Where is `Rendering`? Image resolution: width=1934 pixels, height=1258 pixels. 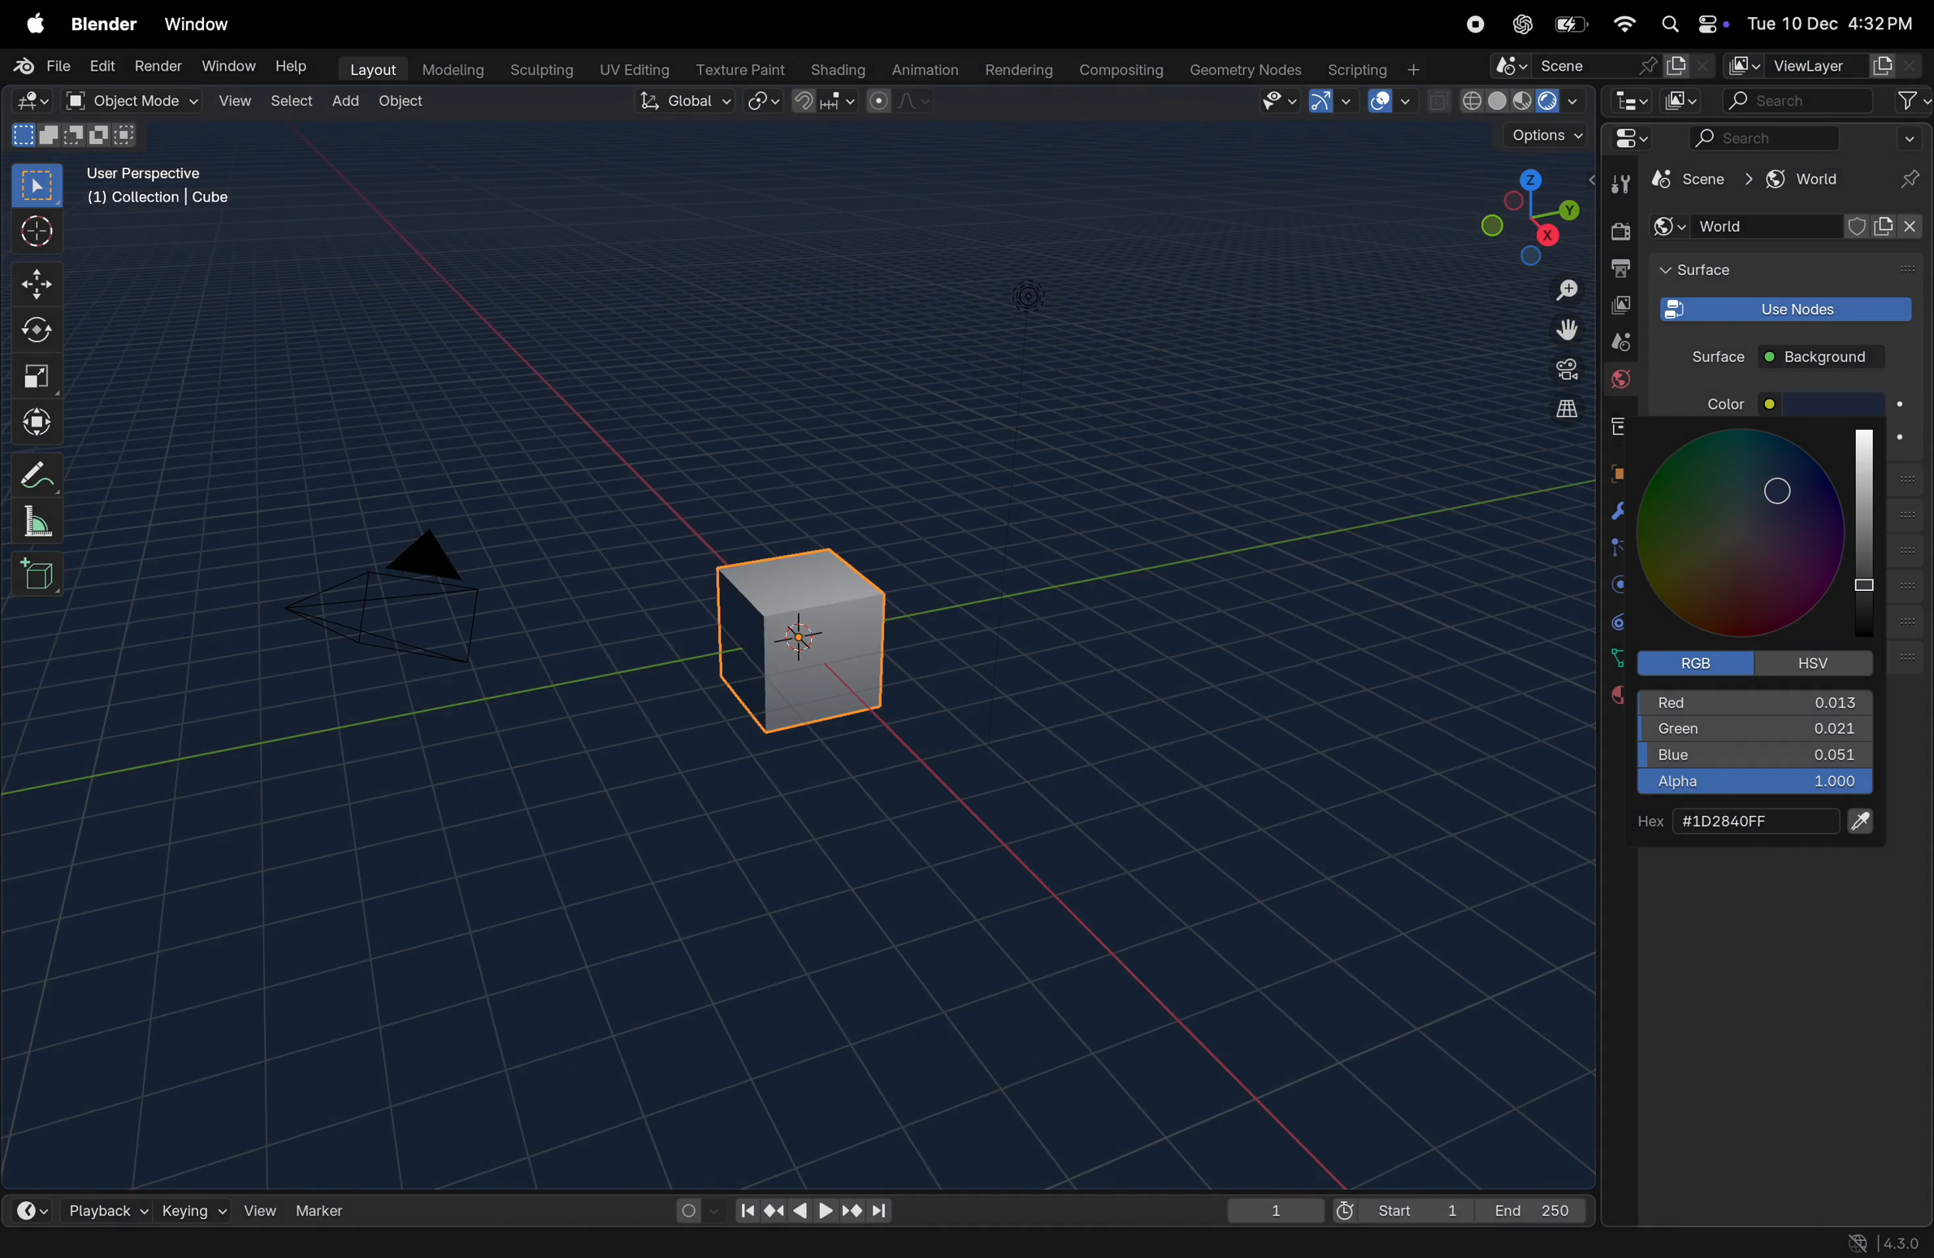 Rendering is located at coordinates (1017, 69).